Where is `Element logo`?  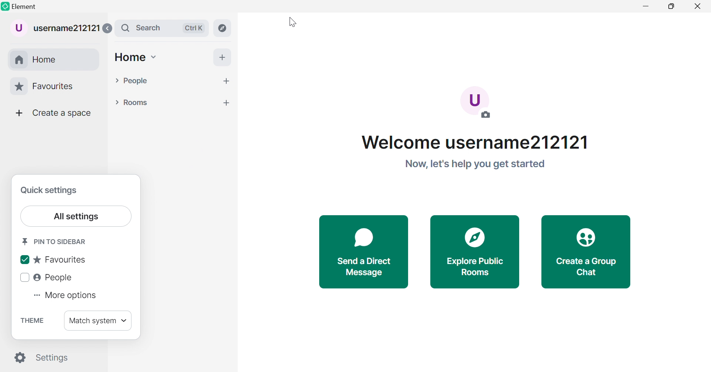
Element logo is located at coordinates (5, 6).